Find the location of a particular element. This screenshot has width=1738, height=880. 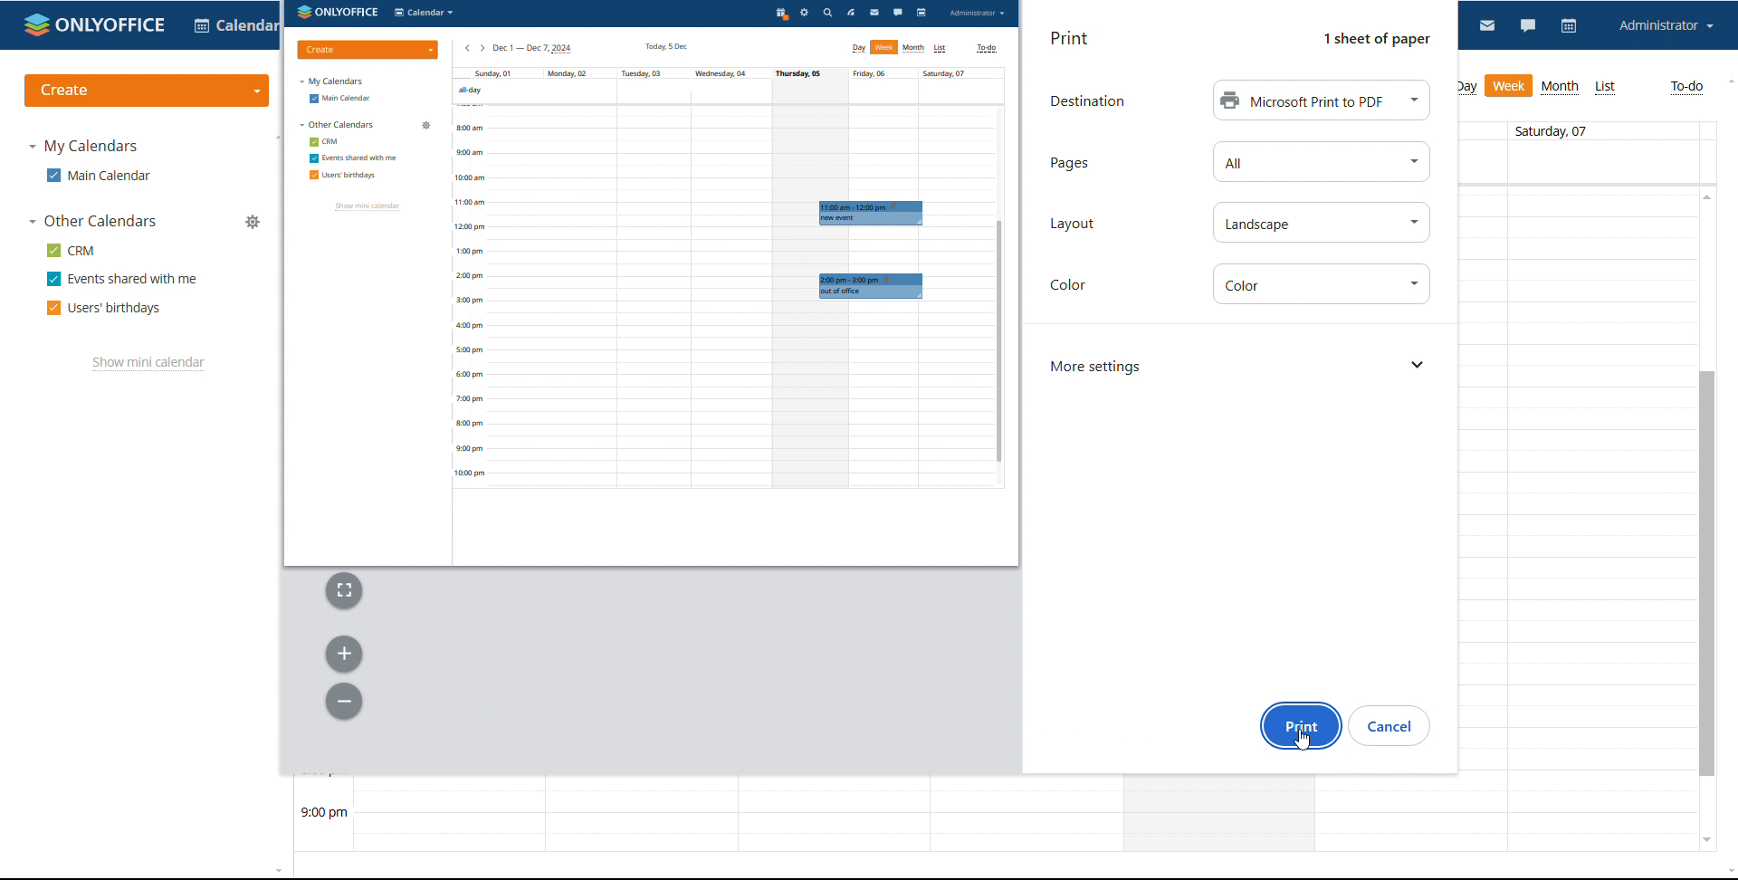

text is located at coordinates (1086, 98).